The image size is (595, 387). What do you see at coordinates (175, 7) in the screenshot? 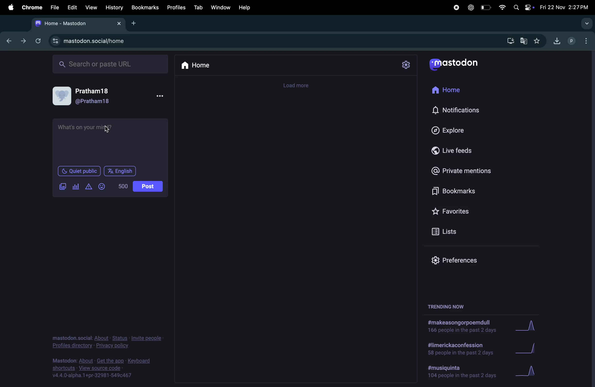
I see `profiles` at bounding box center [175, 7].